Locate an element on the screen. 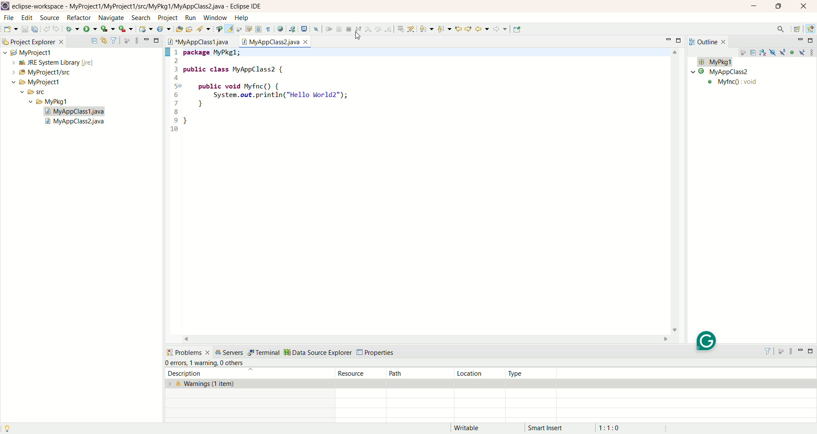 Image resolution: width=817 pixels, height=434 pixels. project1 is located at coordinates (31, 82).